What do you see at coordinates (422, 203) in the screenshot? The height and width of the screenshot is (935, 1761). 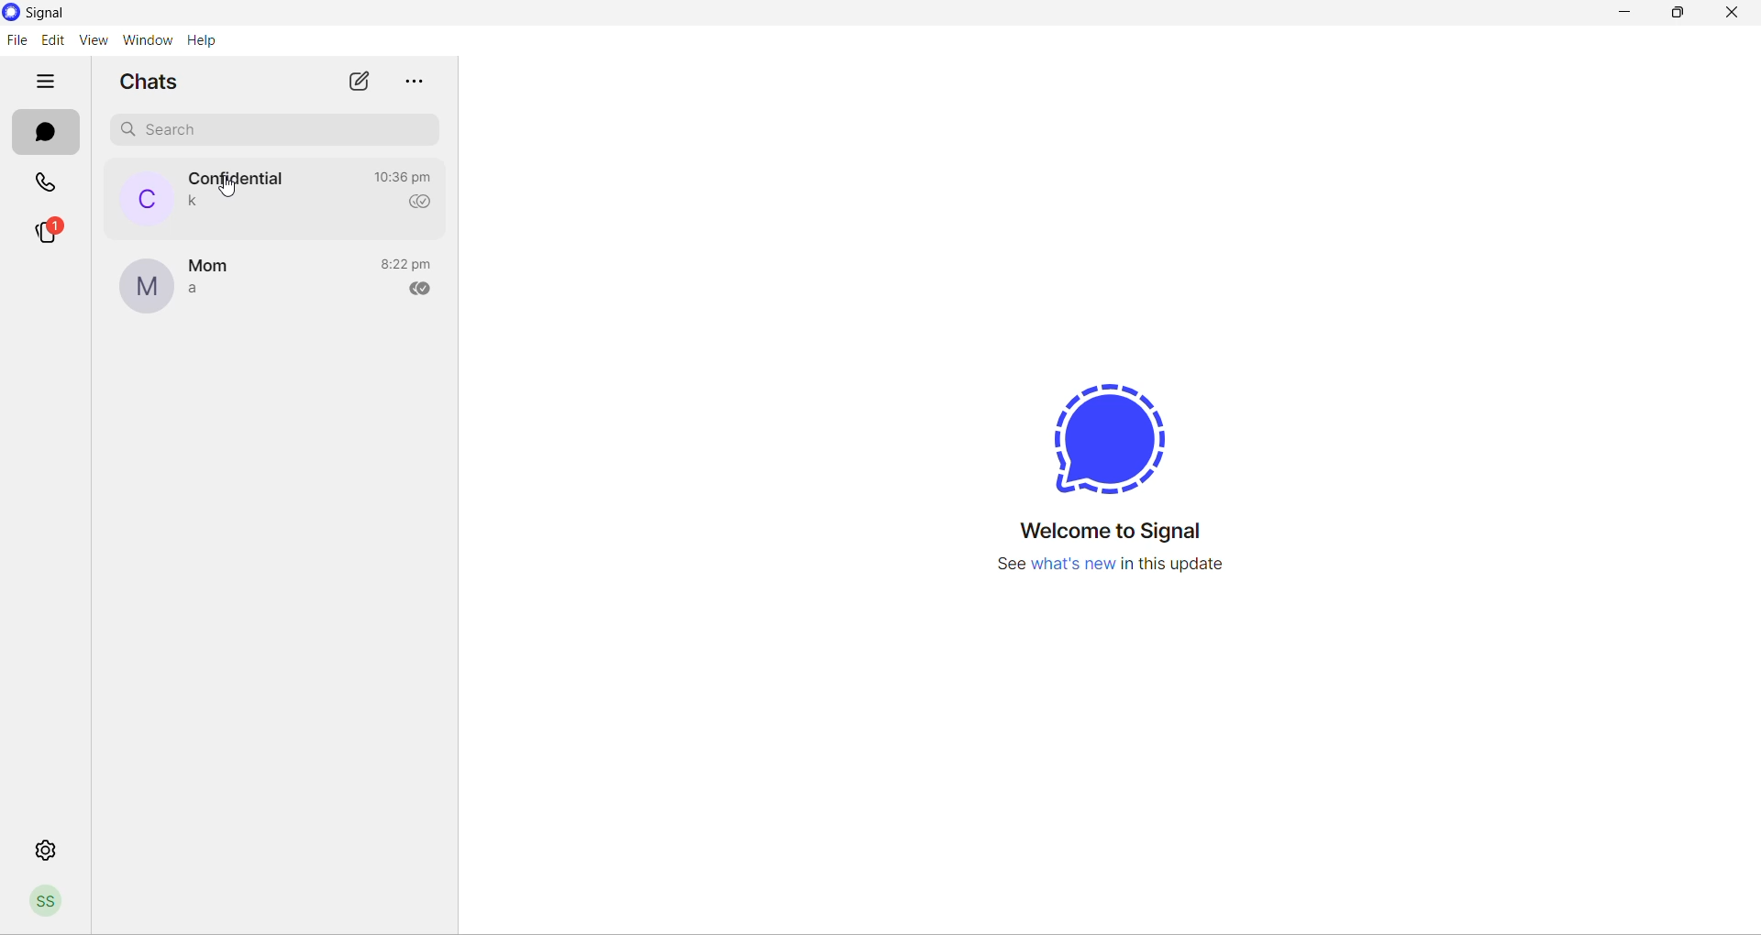 I see `read recipient` at bounding box center [422, 203].